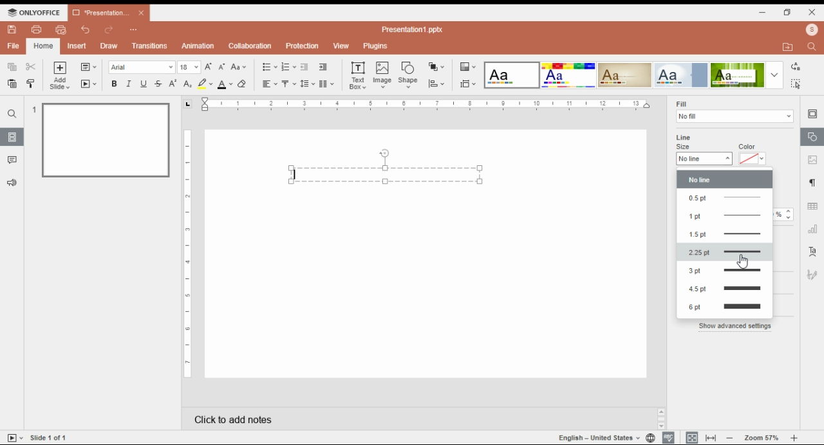 The width and height of the screenshot is (824, 445). Describe the element at coordinates (79, 46) in the screenshot. I see `insert` at that location.